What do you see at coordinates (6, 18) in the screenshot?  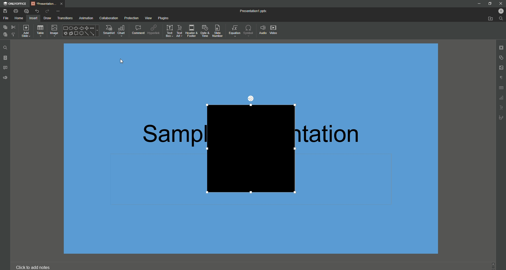 I see `File` at bounding box center [6, 18].